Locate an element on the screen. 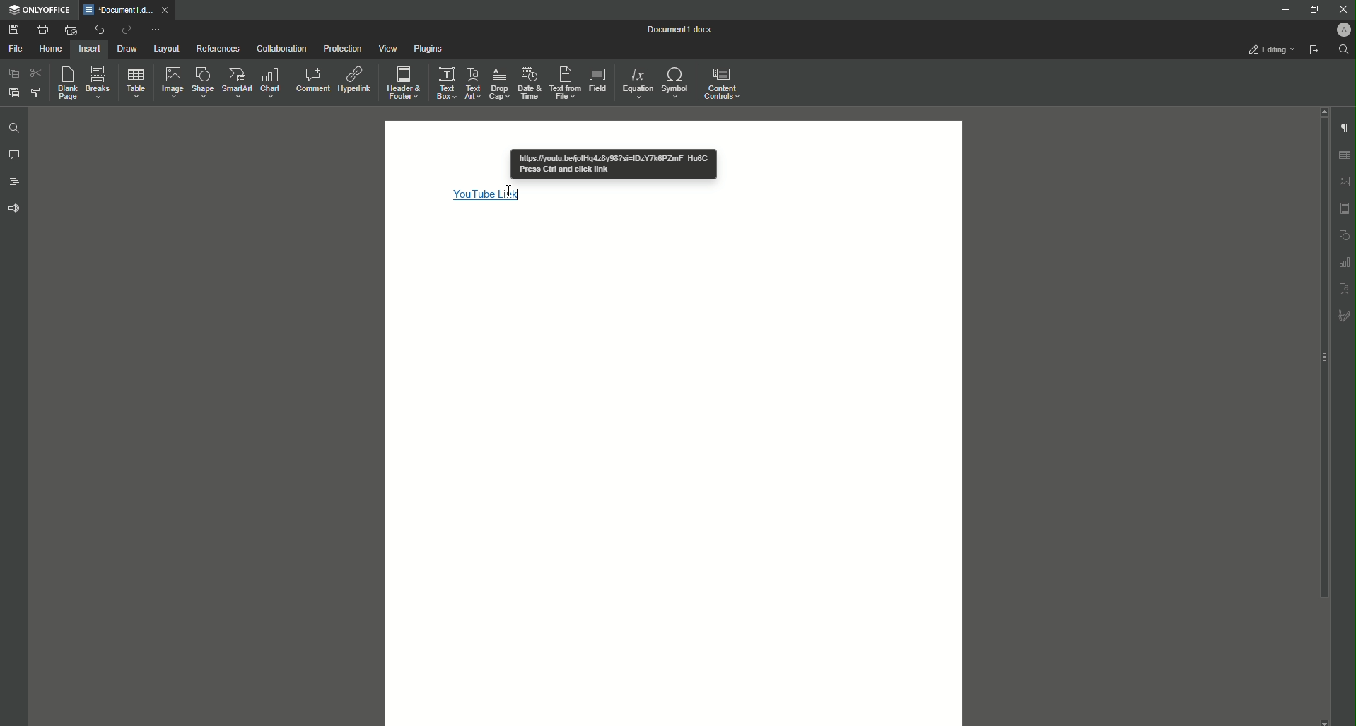 The width and height of the screenshot is (1356, 726). Image is located at coordinates (174, 83).